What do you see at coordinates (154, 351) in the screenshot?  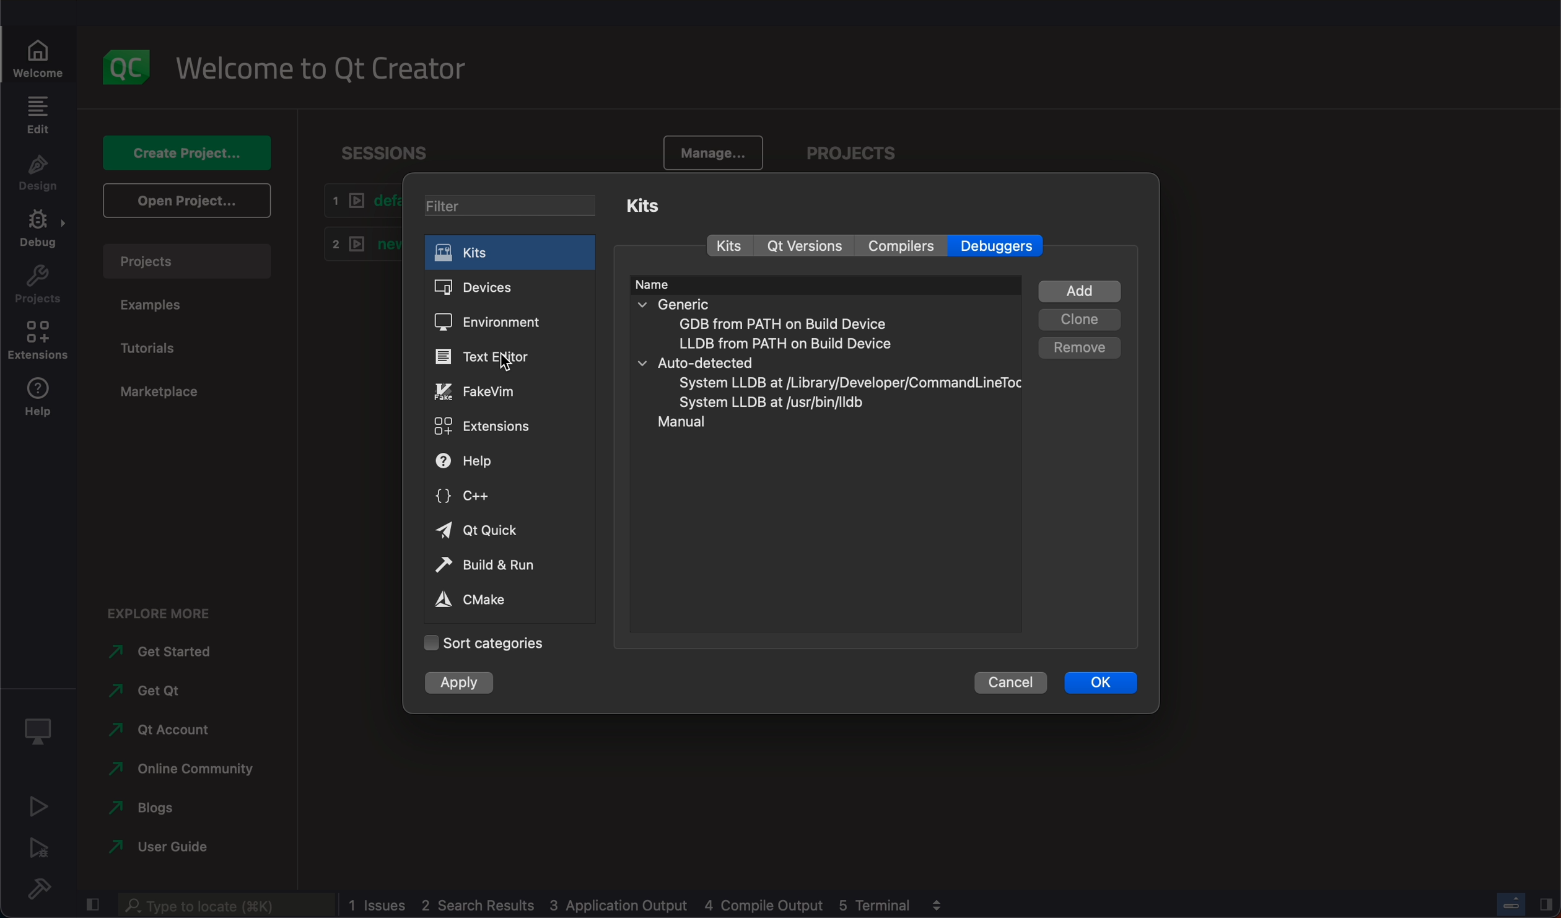 I see `tutorials` at bounding box center [154, 351].